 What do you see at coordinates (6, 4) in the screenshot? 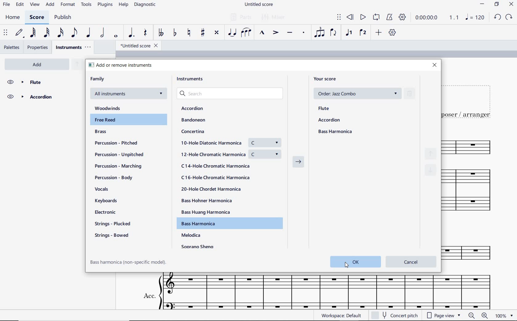
I see `FILE` at bounding box center [6, 4].